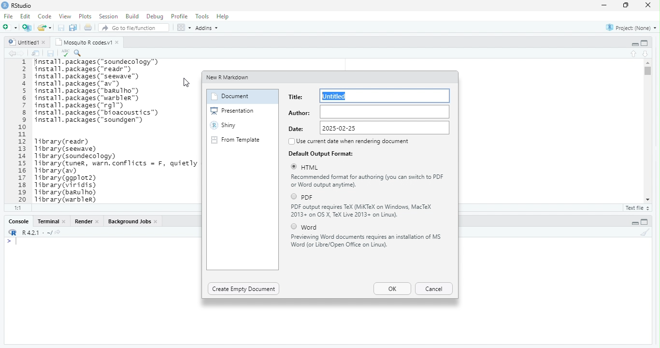 This screenshot has height=348, width=660. What do you see at coordinates (28, 28) in the screenshot?
I see `add file` at bounding box center [28, 28].